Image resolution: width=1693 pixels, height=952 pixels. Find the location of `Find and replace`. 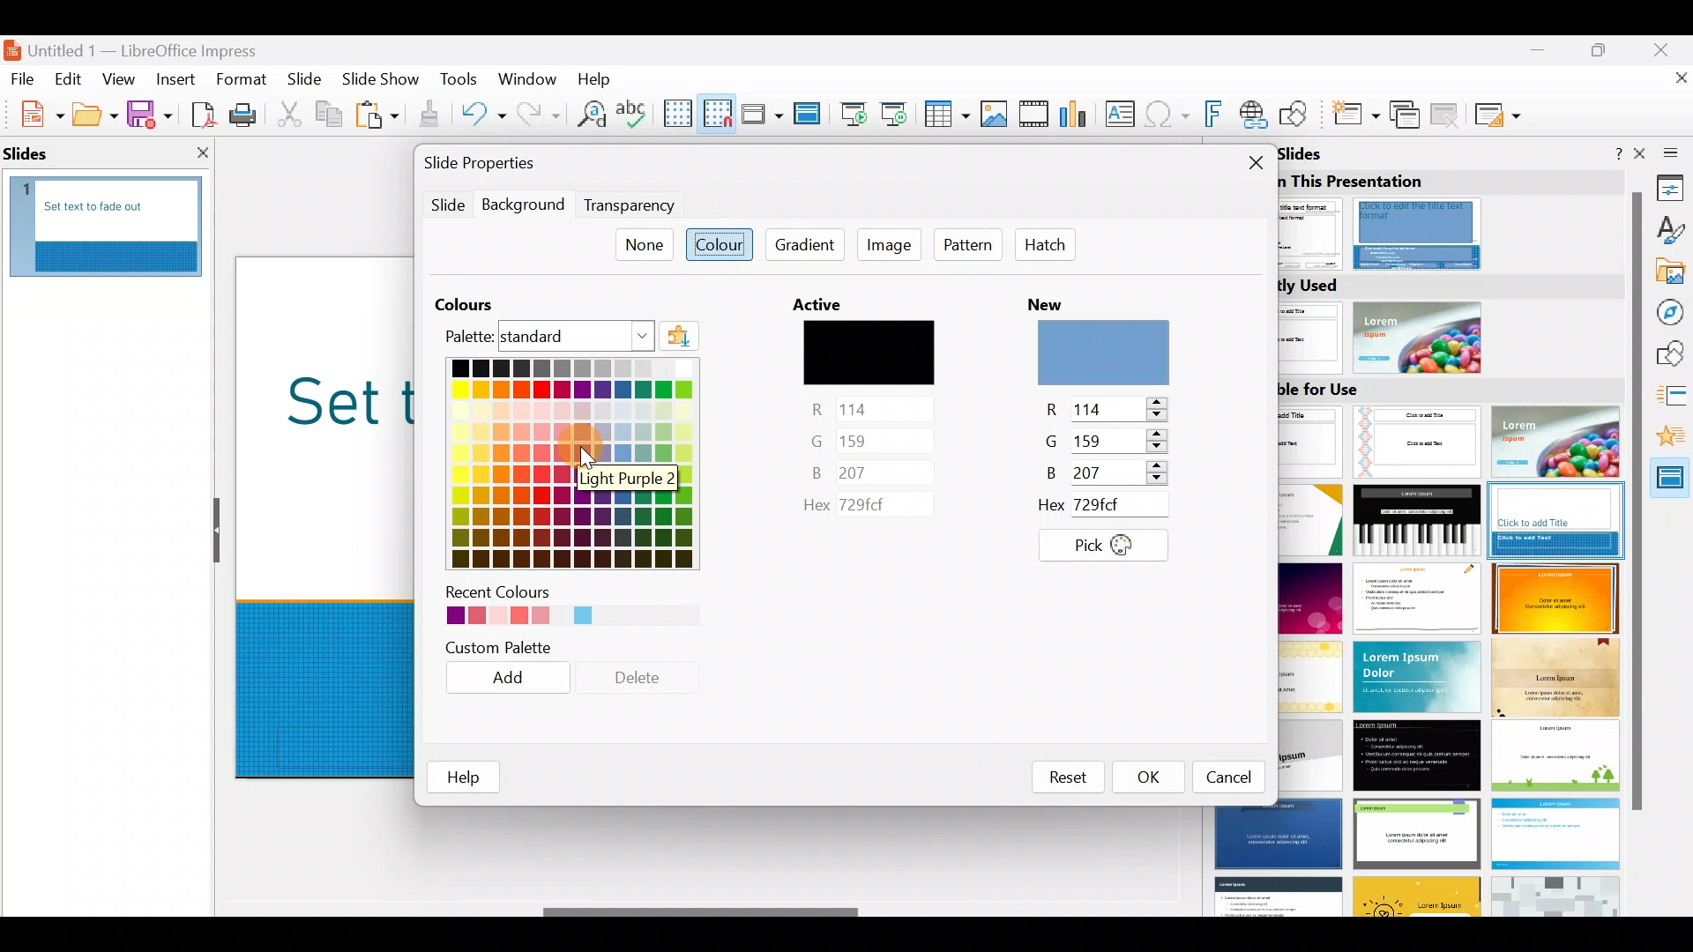

Find and replace is located at coordinates (588, 114).